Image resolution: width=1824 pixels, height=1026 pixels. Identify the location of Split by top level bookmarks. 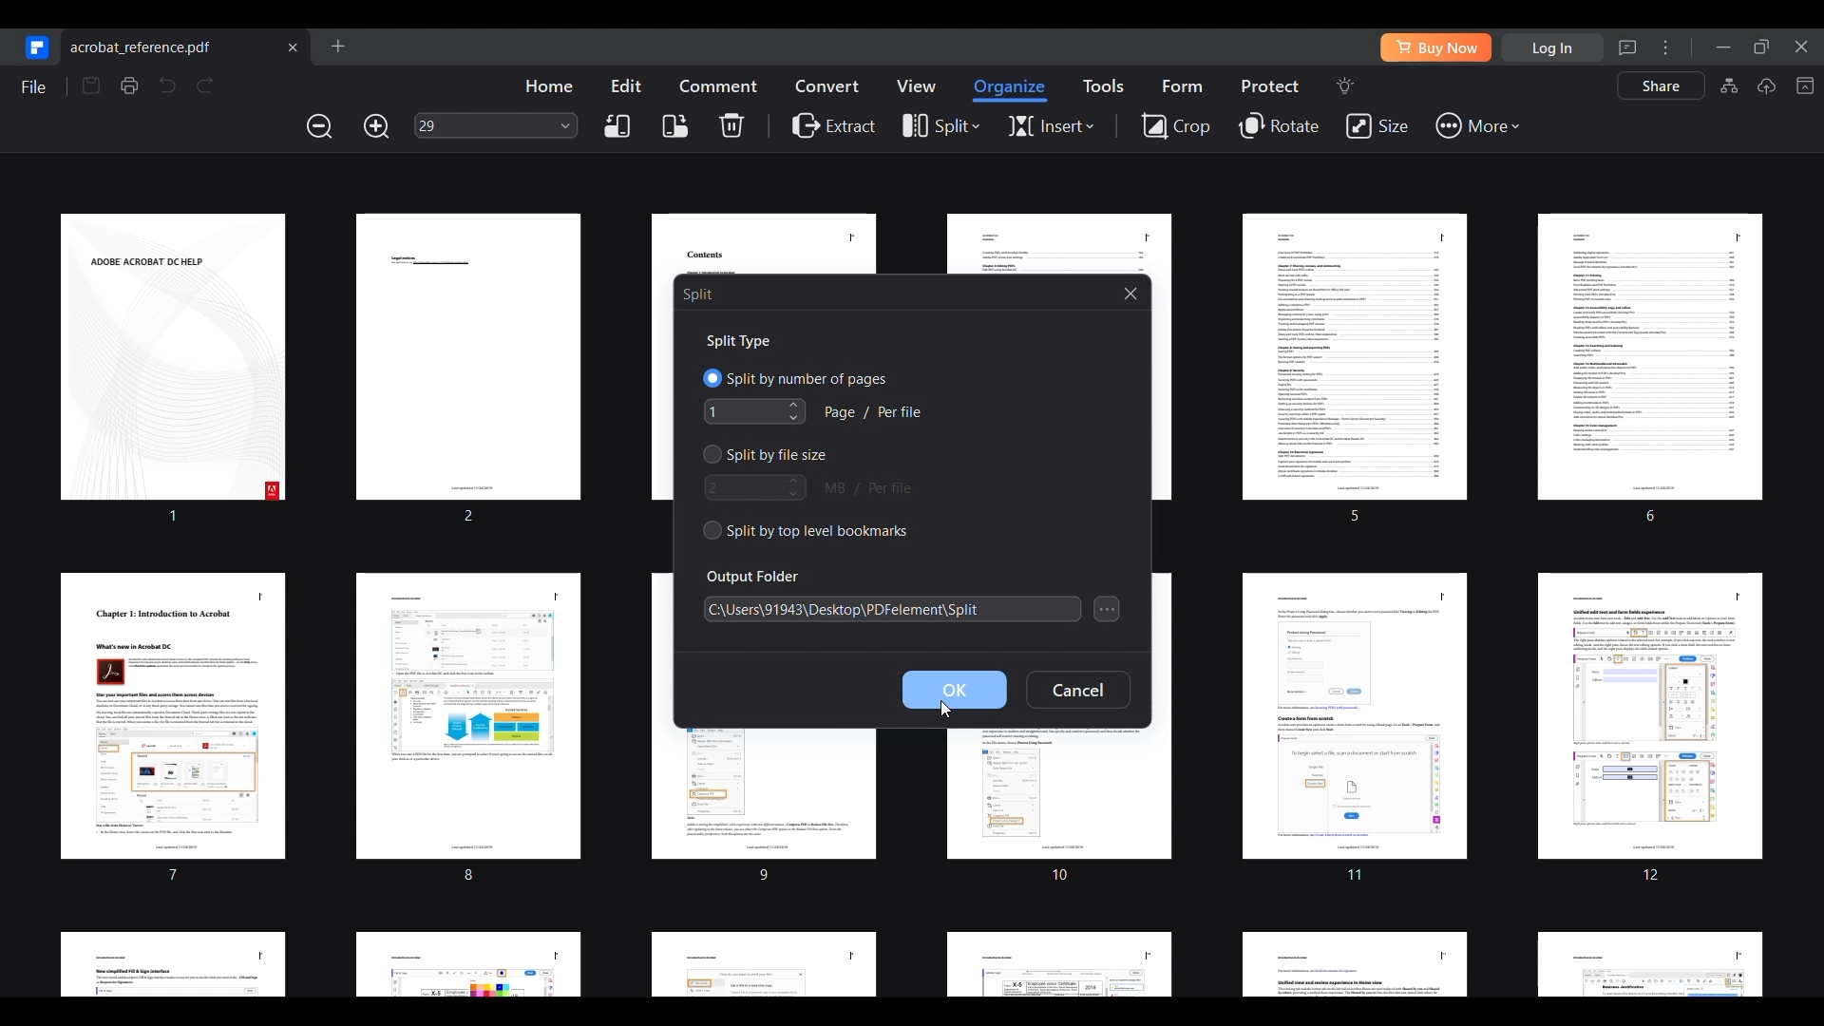
(806, 531).